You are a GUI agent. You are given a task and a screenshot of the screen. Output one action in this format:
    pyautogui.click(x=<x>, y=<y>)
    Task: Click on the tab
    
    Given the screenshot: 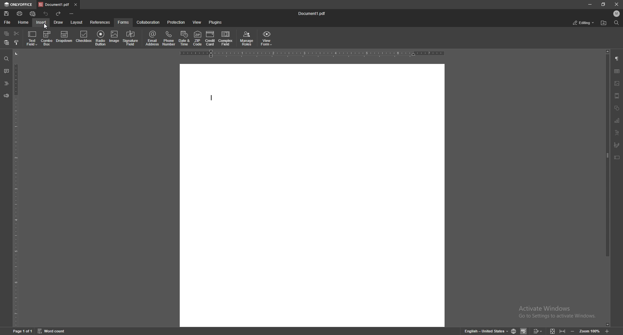 What is the action you would take?
    pyautogui.click(x=54, y=5)
    